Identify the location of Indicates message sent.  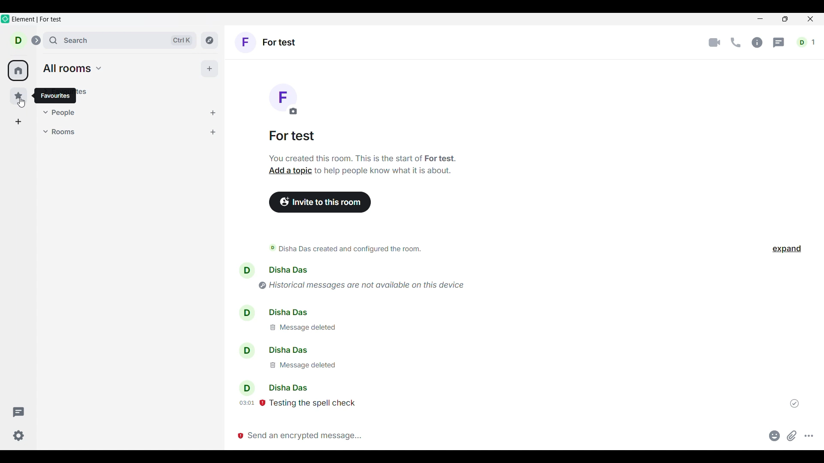
(794, 403).